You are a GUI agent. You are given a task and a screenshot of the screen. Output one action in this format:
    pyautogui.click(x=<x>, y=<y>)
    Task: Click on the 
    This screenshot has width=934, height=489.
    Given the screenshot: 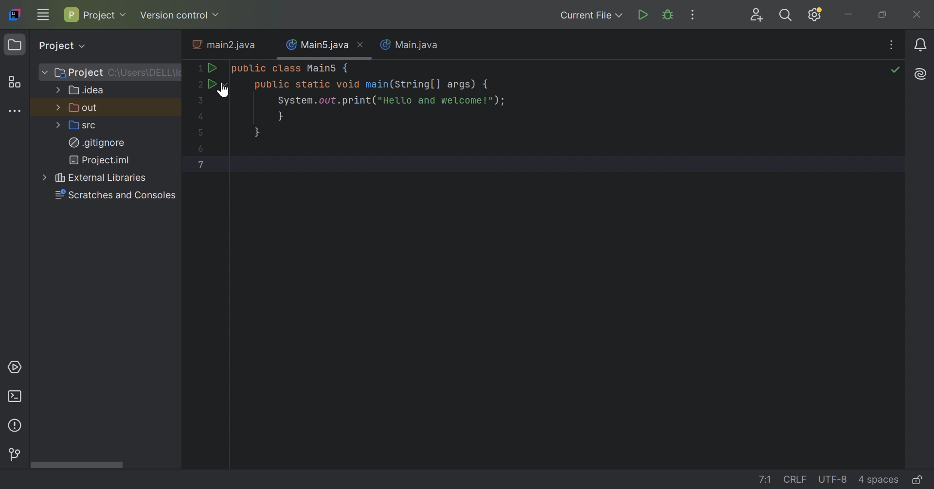 What is the action you would take?
    pyautogui.click(x=257, y=132)
    